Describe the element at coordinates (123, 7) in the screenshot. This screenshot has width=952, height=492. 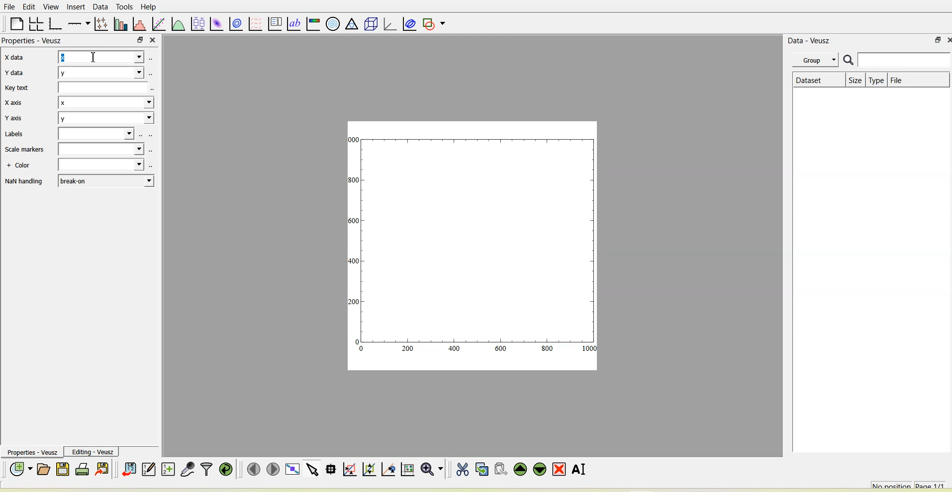
I see `Tools` at that location.